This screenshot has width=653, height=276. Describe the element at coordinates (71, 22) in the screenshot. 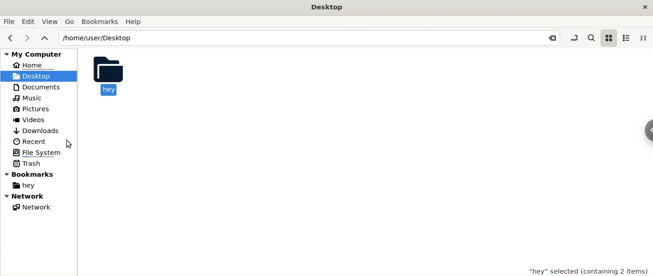

I see `Go` at that location.